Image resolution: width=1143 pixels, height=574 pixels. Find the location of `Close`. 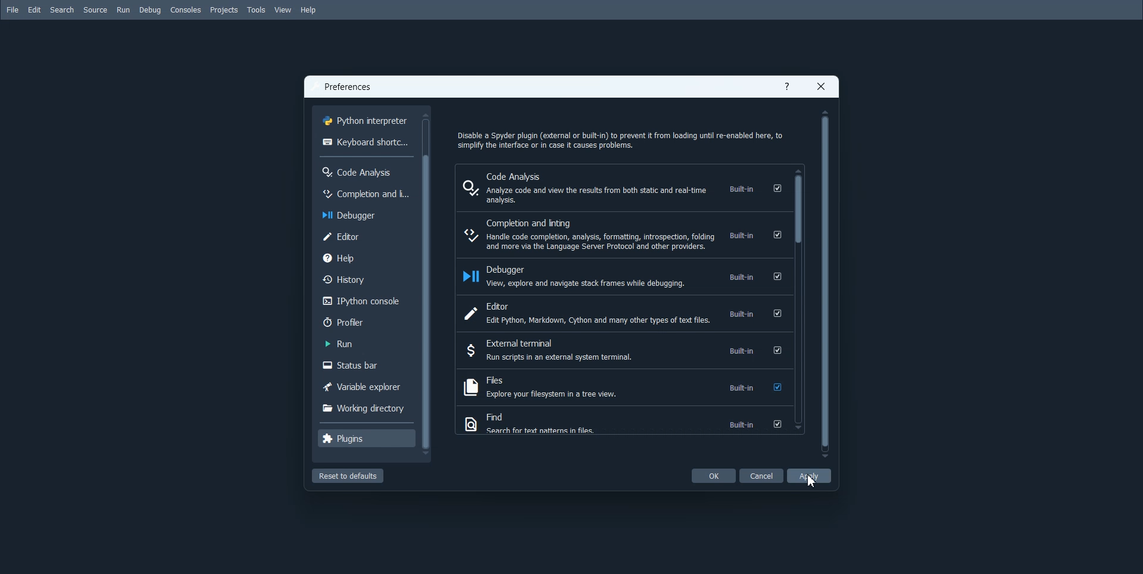

Close is located at coordinates (821, 86).